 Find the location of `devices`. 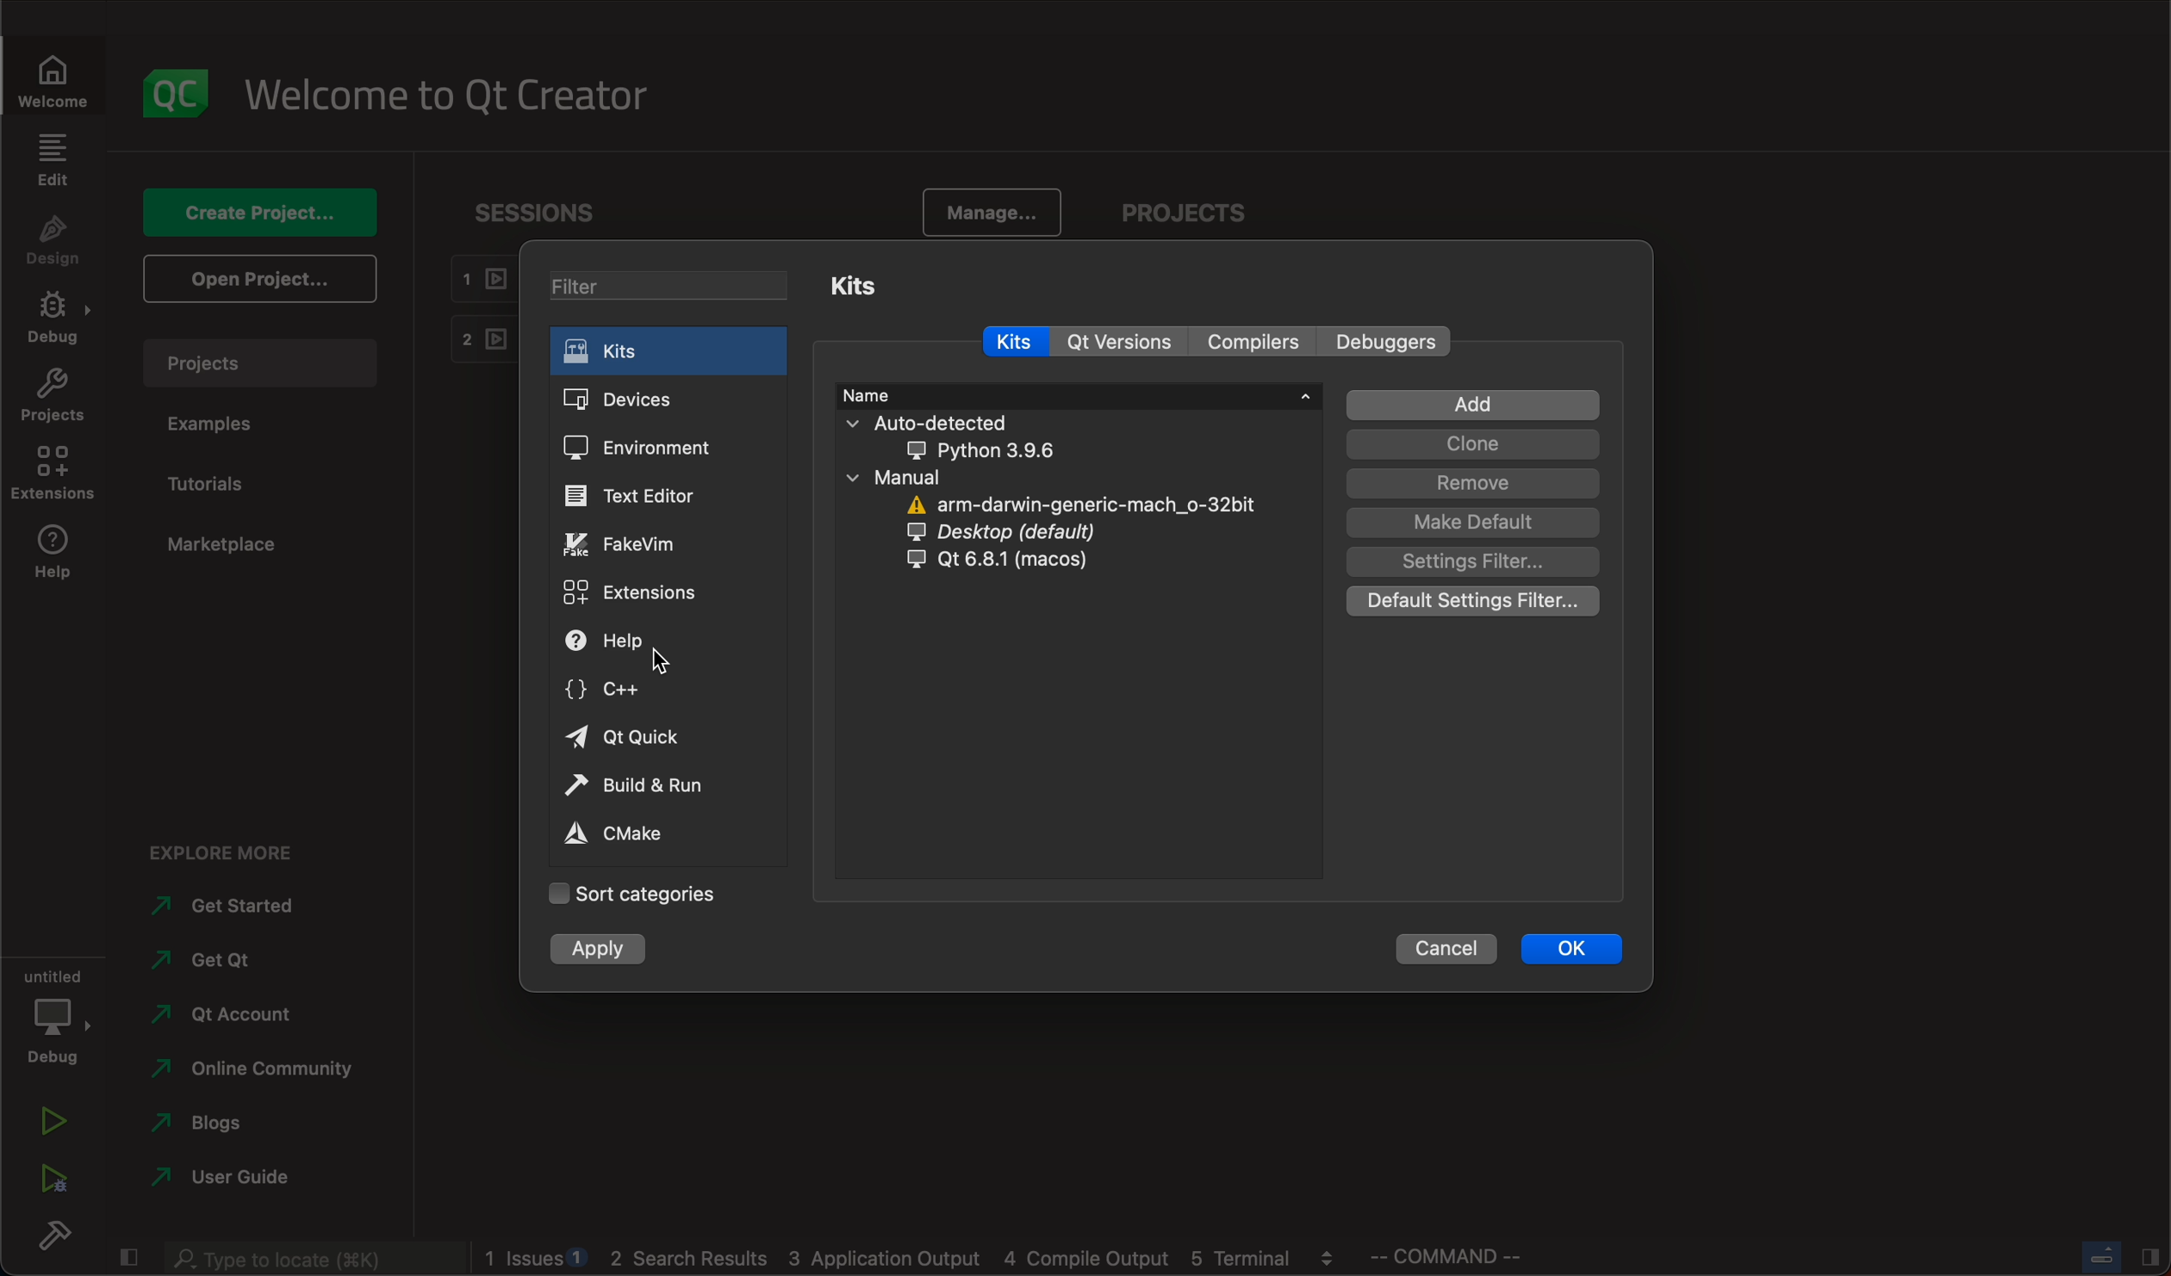

devices is located at coordinates (660, 398).